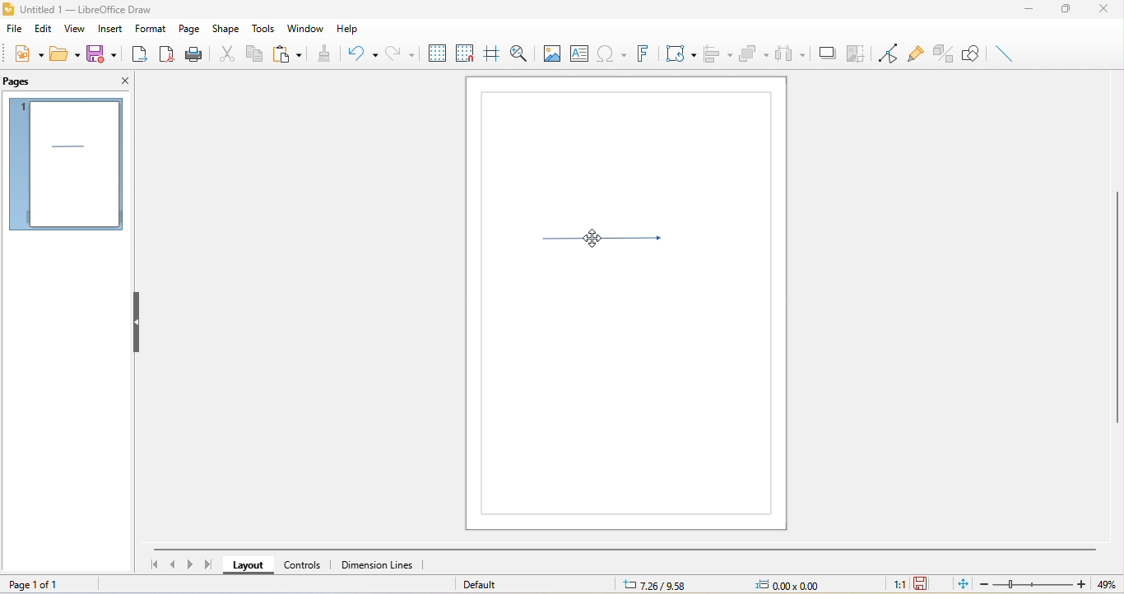 The height and width of the screenshot is (594, 1124). What do you see at coordinates (245, 566) in the screenshot?
I see `layout` at bounding box center [245, 566].